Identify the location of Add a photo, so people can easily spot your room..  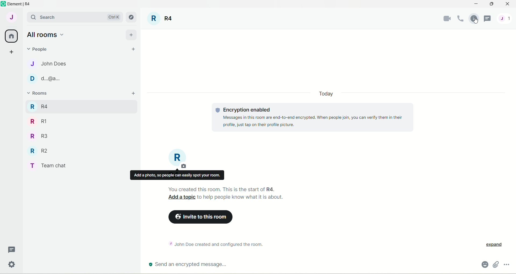
(177, 175).